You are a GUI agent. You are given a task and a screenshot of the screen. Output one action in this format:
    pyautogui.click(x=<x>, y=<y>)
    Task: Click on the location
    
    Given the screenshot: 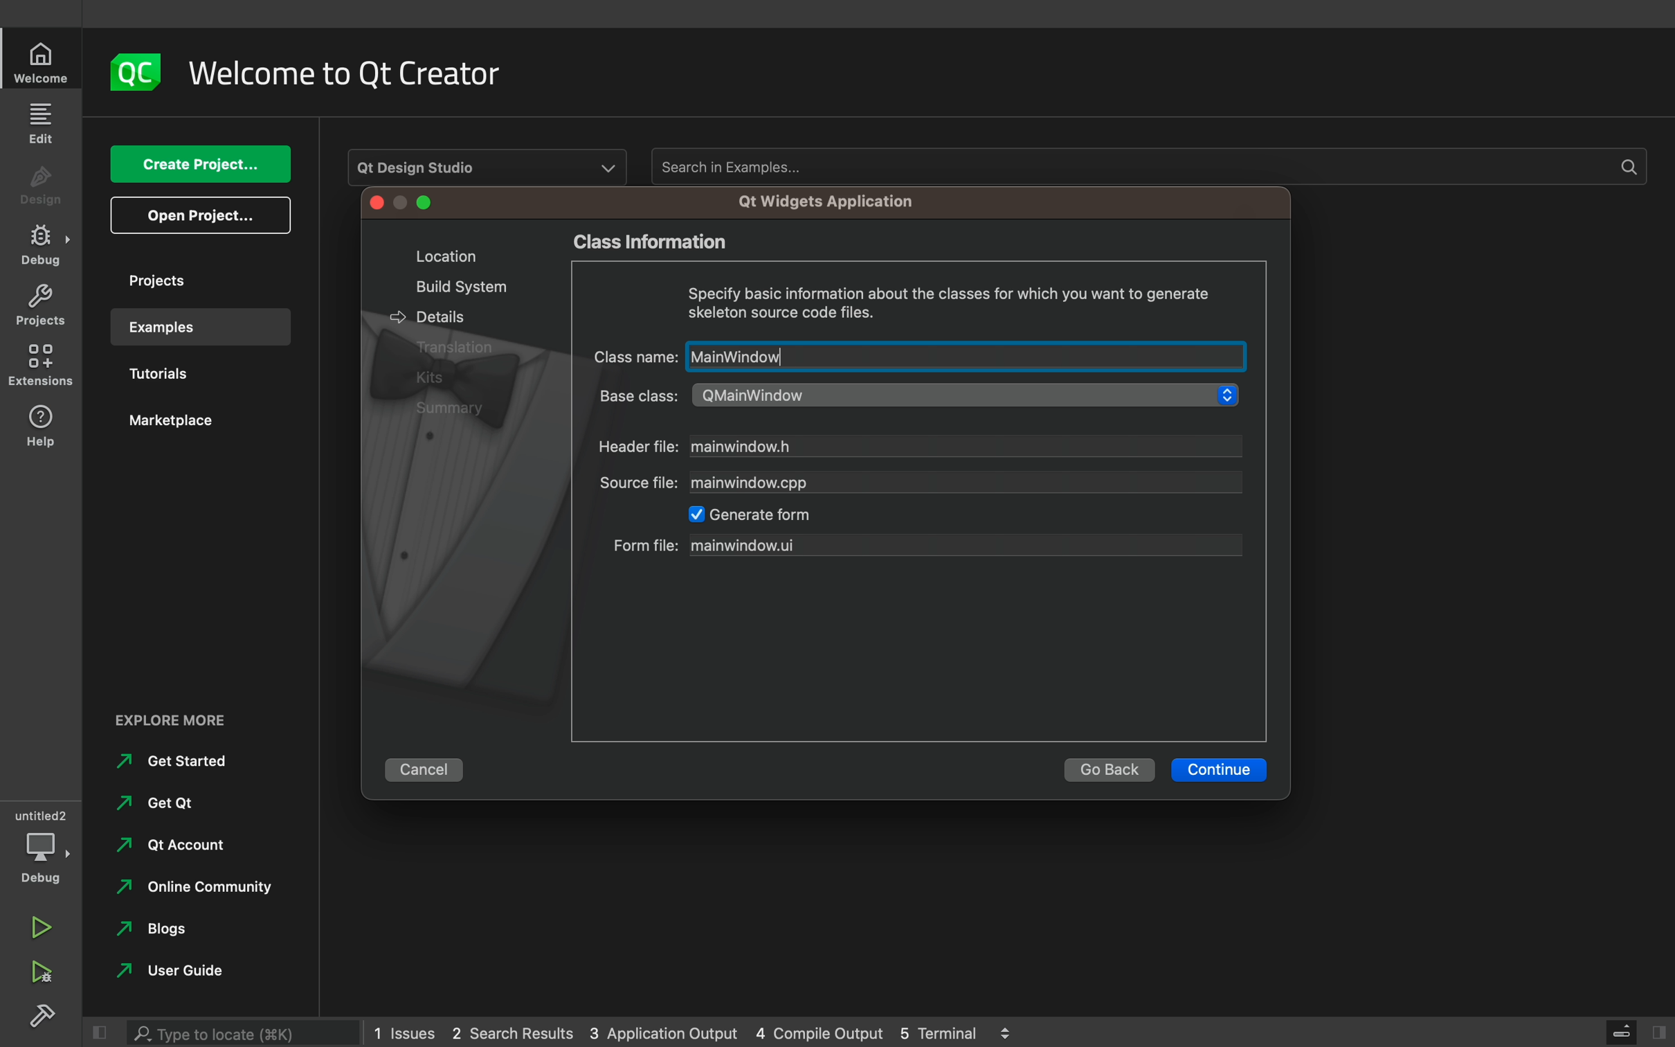 What is the action you would take?
    pyautogui.click(x=438, y=256)
    